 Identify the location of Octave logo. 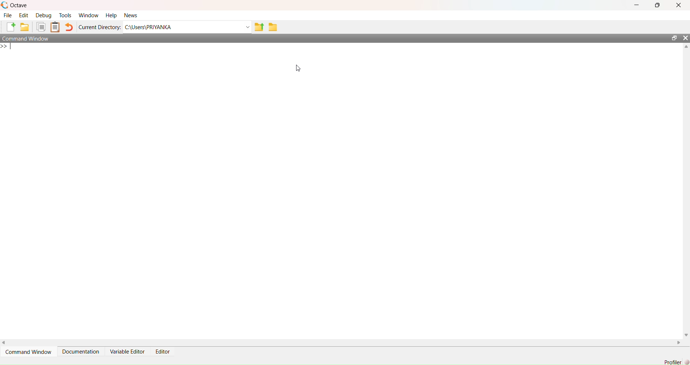
(5, 5).